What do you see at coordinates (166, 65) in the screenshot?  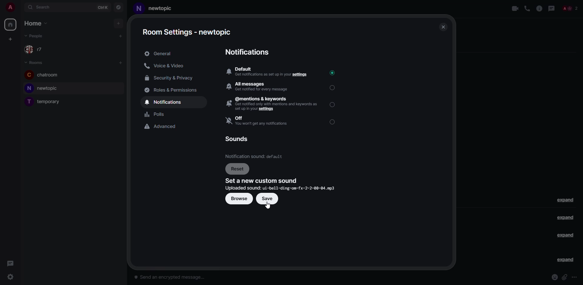 I see `voice` at bounding box center [166, 65].